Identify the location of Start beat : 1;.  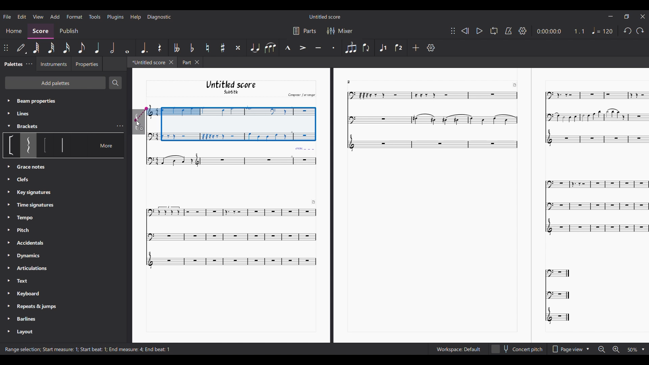
(94, 349).